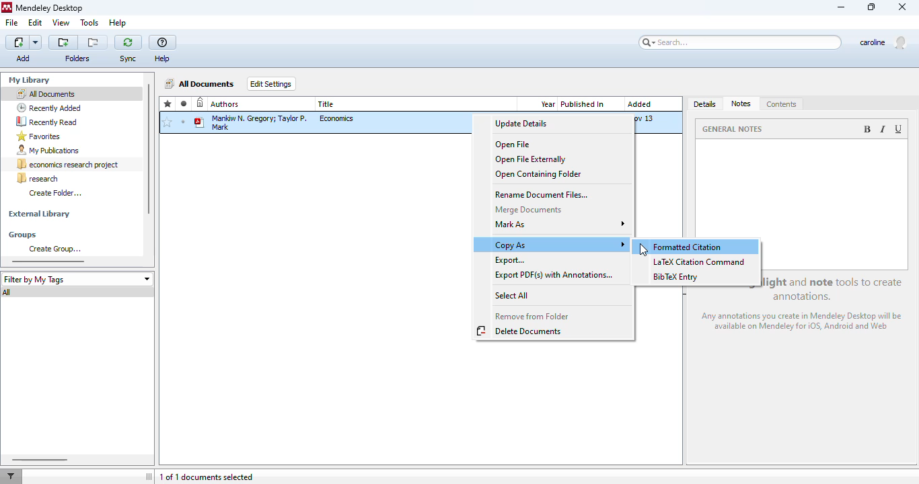 This screenshot has width=919, height=484. What do you see at coordinates (200, 104) in the screenshot?
I see `recently added` at bounding box center [200, 104].